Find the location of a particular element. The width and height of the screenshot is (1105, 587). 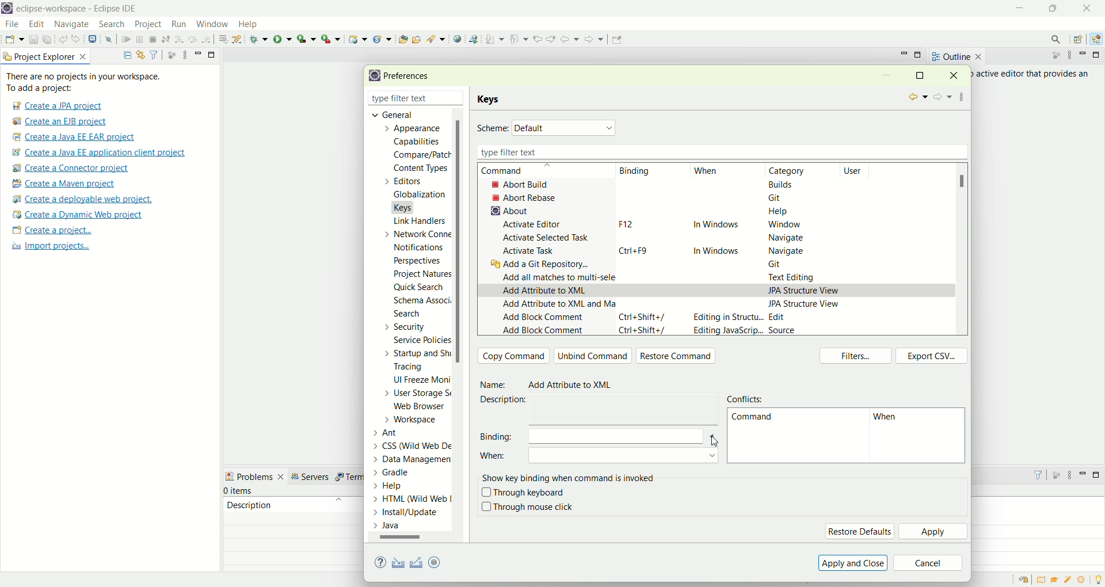

help is located at coordinates (382, 563).